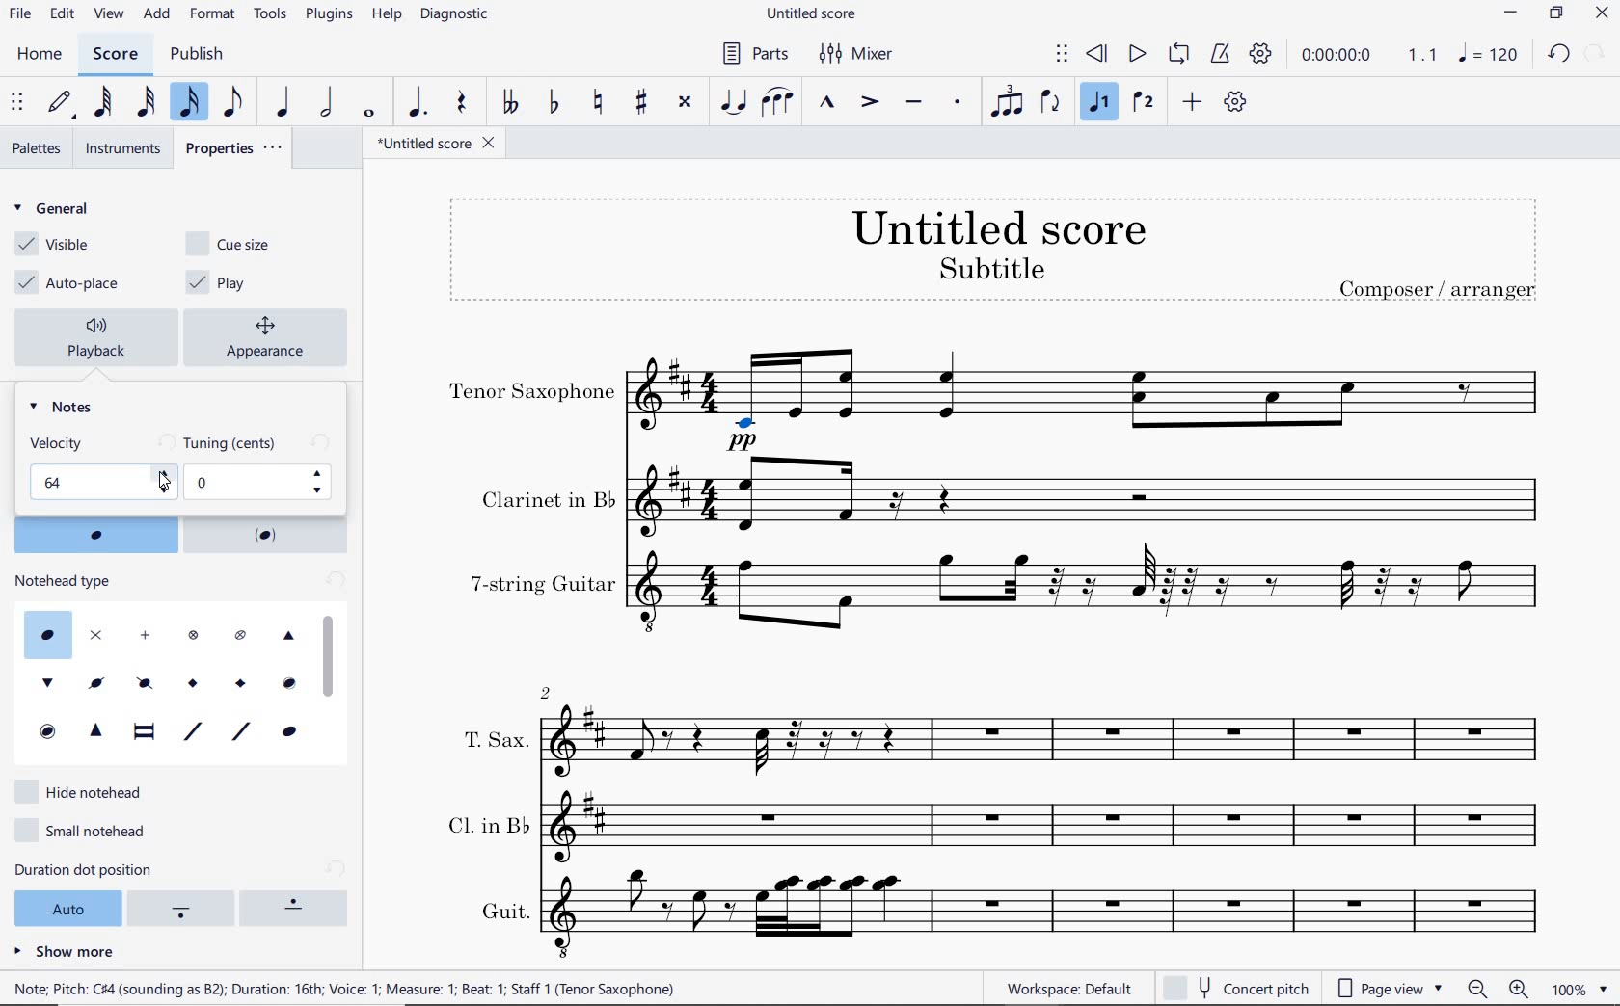  I want to click on format, so click(214, 14).